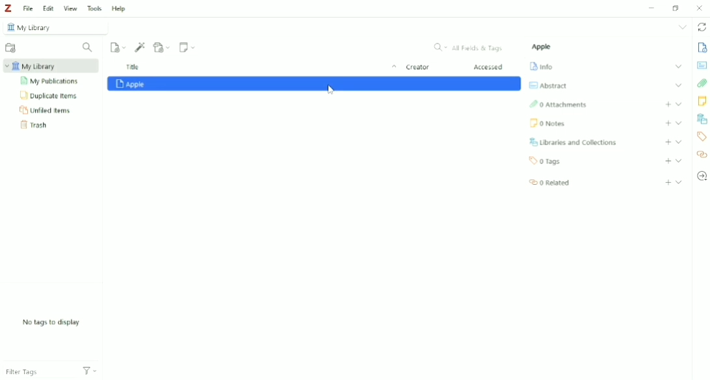  Describe the element at coordinates (88, 47) in the screenshot. I see `Filter Collections` at that location.